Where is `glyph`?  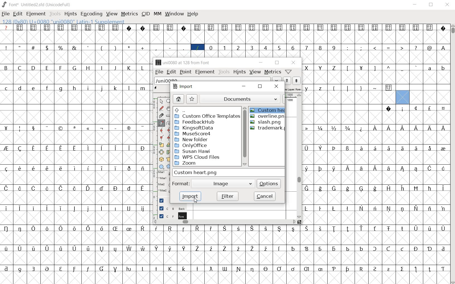
glyph is located at coordinates (376, 88).